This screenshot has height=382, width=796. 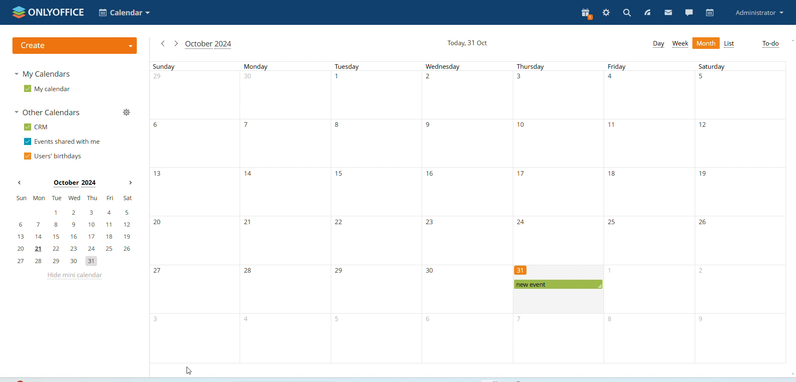 I want to click on previous month, so click(x=19, y=183).